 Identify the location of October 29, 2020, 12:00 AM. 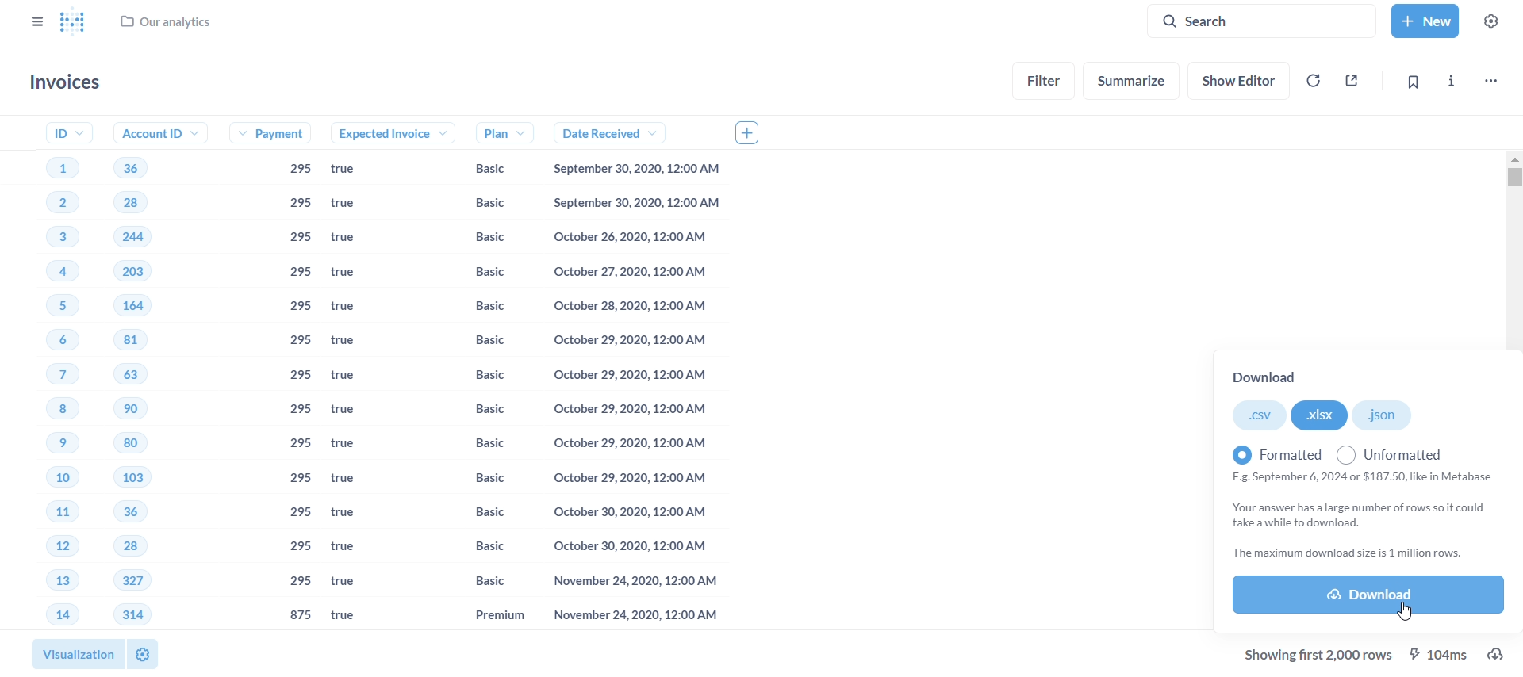
(627, 442).